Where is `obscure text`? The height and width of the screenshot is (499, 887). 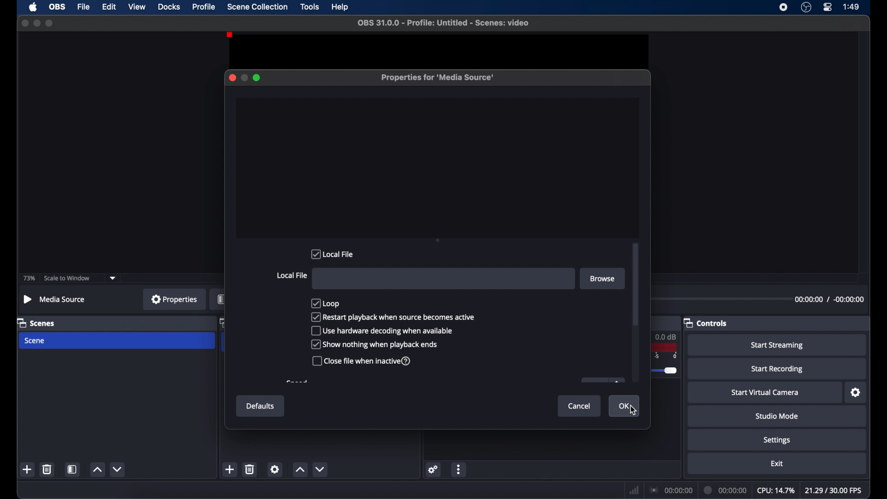 obscure text is located at coordinates (297, 382).